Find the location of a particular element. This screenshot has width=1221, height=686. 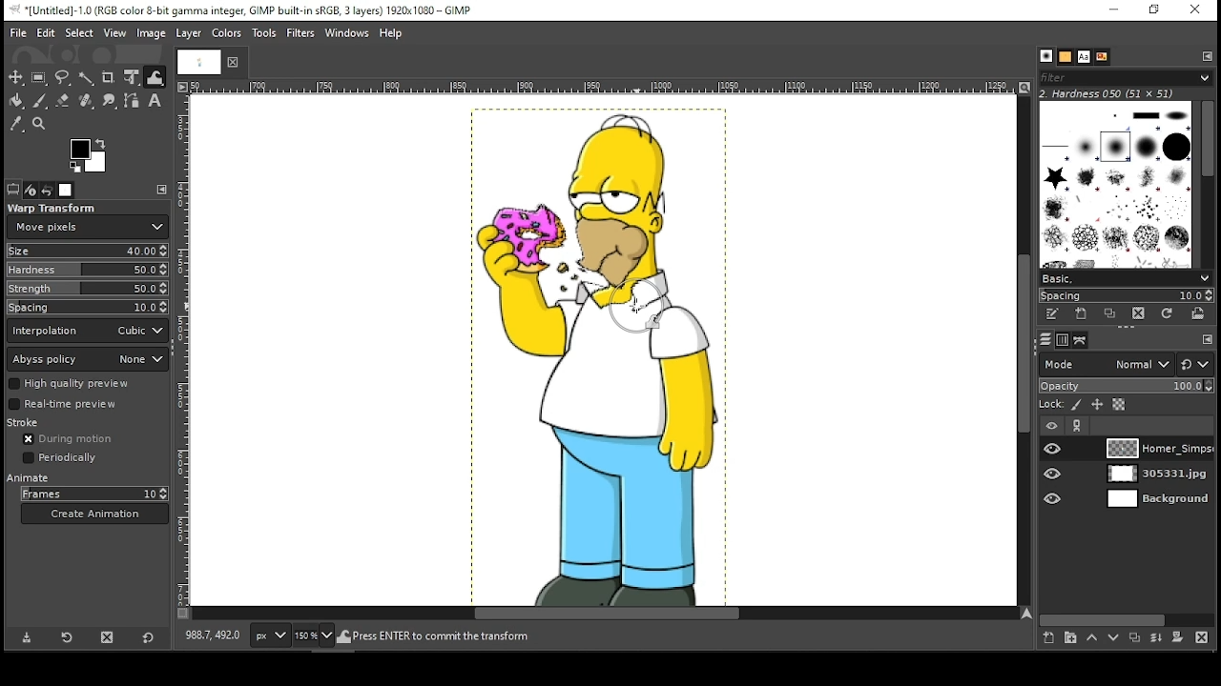

colors is located at coordinates (229, 33).